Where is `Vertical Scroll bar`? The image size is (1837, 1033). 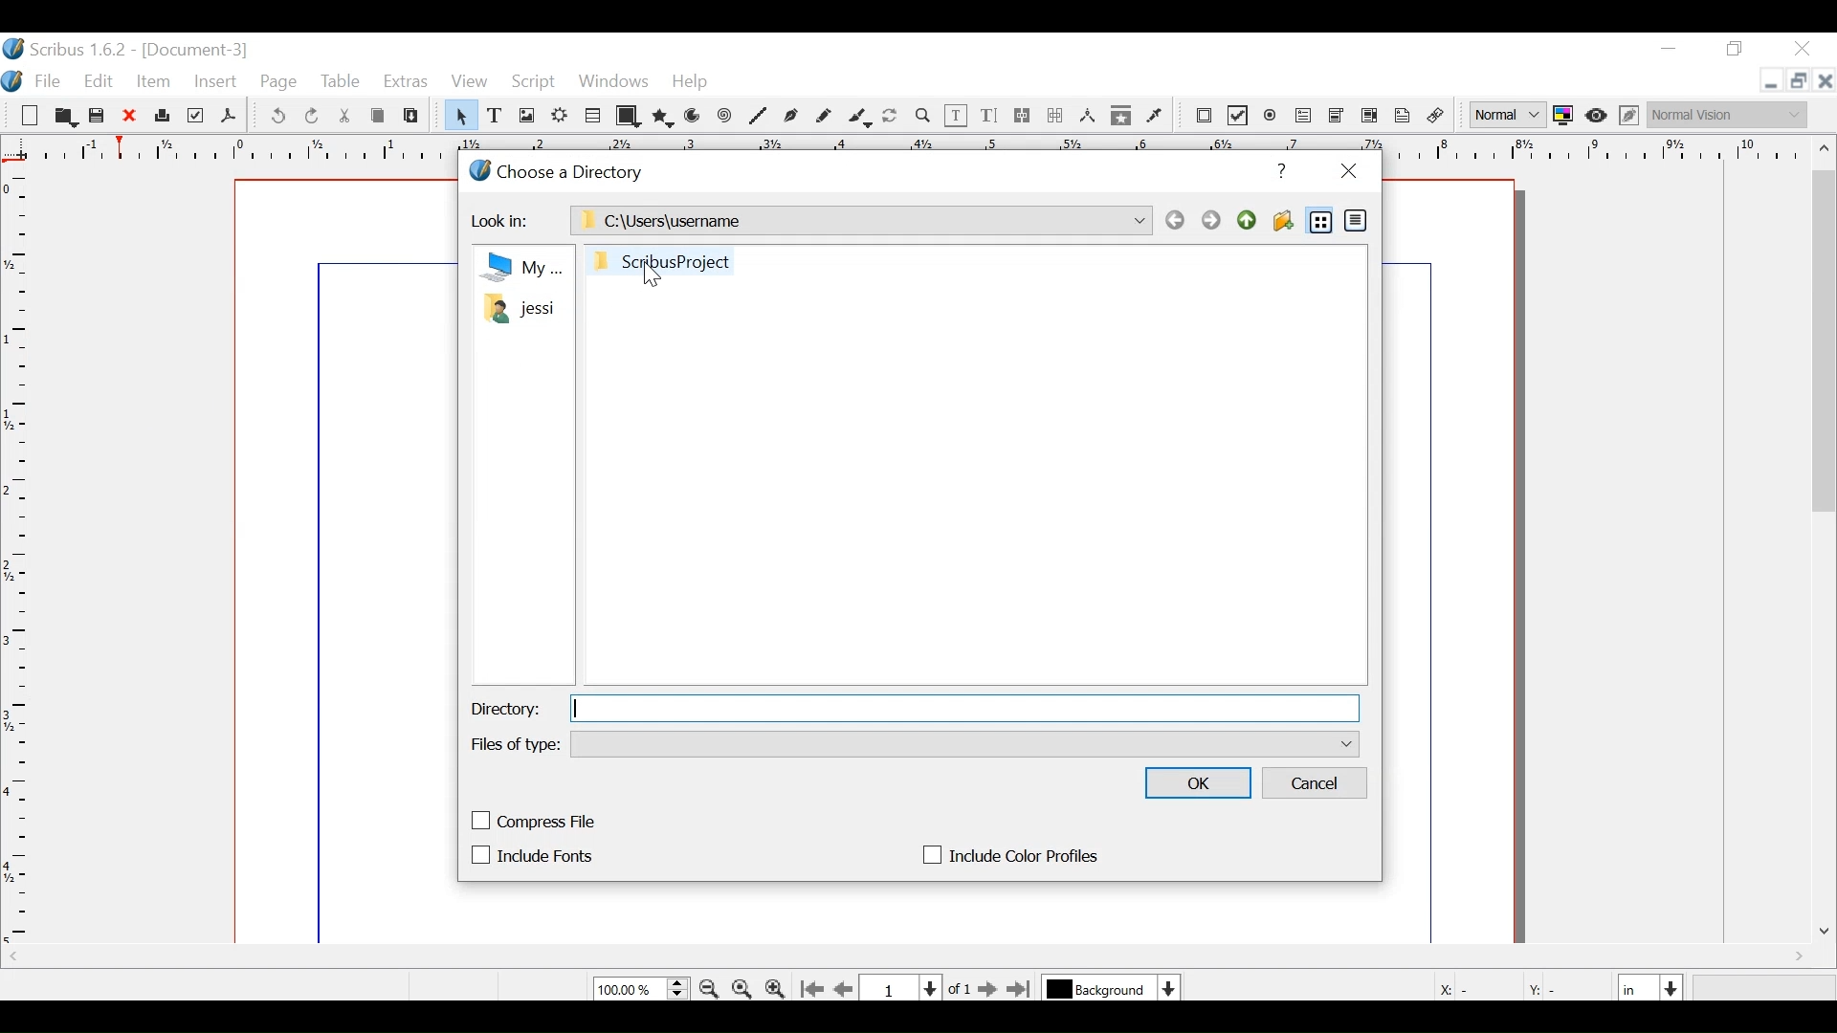 Vertical Scroll bar is located at coordinates (1826, 340).